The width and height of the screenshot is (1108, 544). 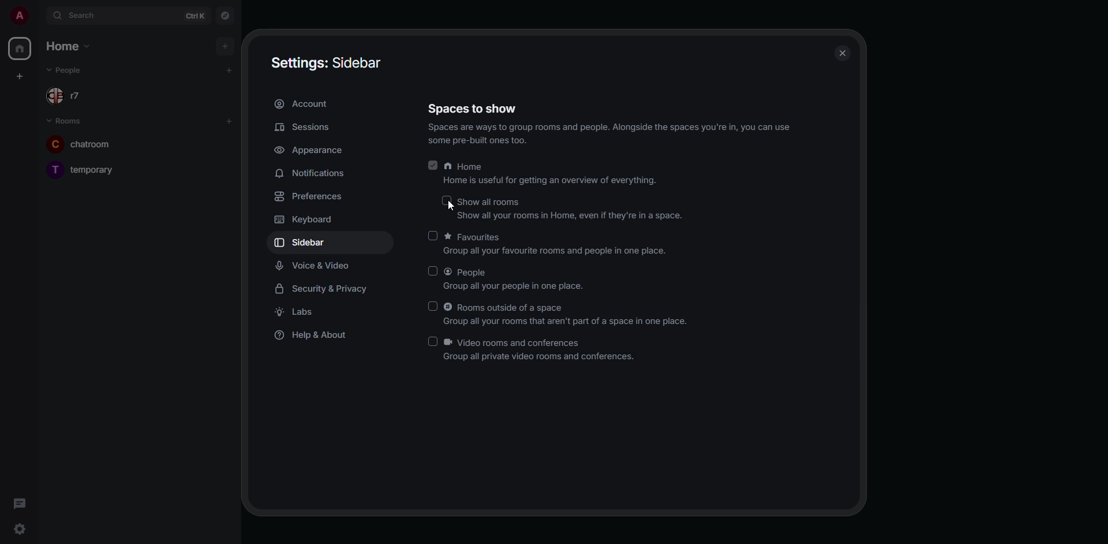 What do you see at coordinates (229, 121) in the screenshot?
I see `add` at bounding box center [229, 121].